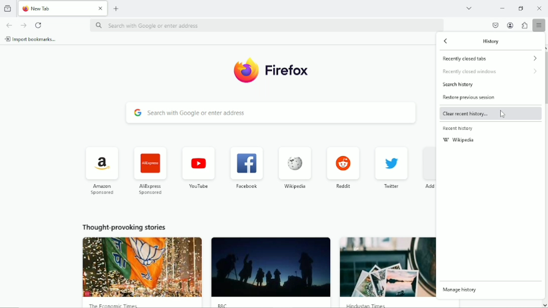 This screenshot has height=308, width=548. Describe the element at coordinates (539, 25) in the screenshot. I see `Open application menu` at that location.